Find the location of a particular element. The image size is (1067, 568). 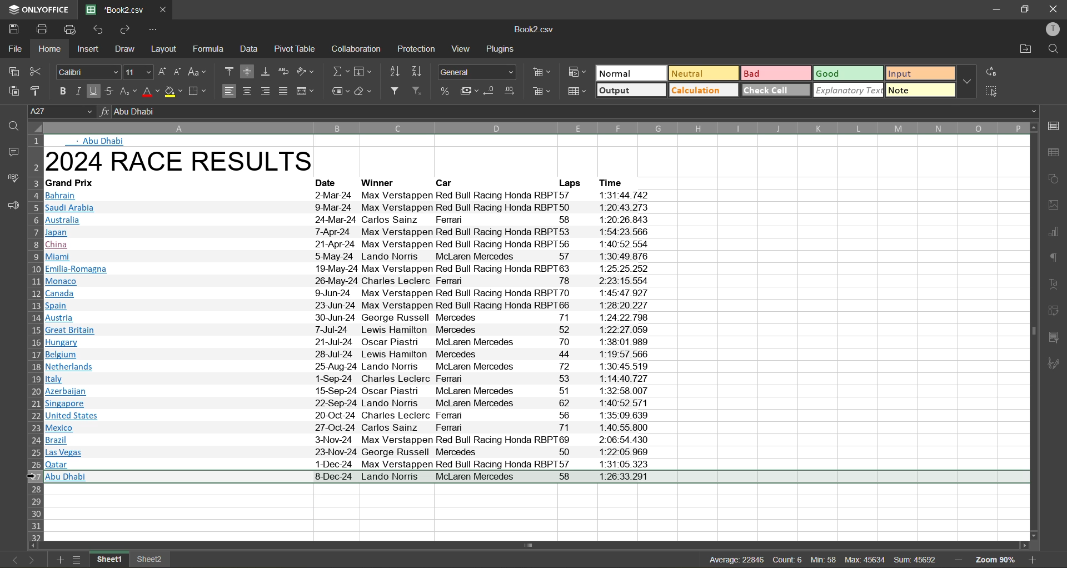

text info is located at coordinates (348, 196).